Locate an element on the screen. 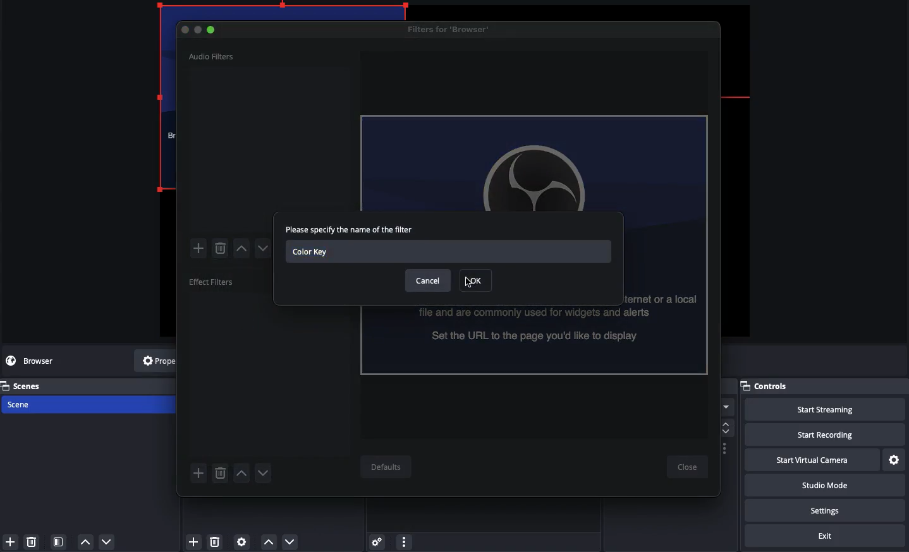 This screenshot has width=909, height=552. Source preferences is located at coordinates (243, 541).